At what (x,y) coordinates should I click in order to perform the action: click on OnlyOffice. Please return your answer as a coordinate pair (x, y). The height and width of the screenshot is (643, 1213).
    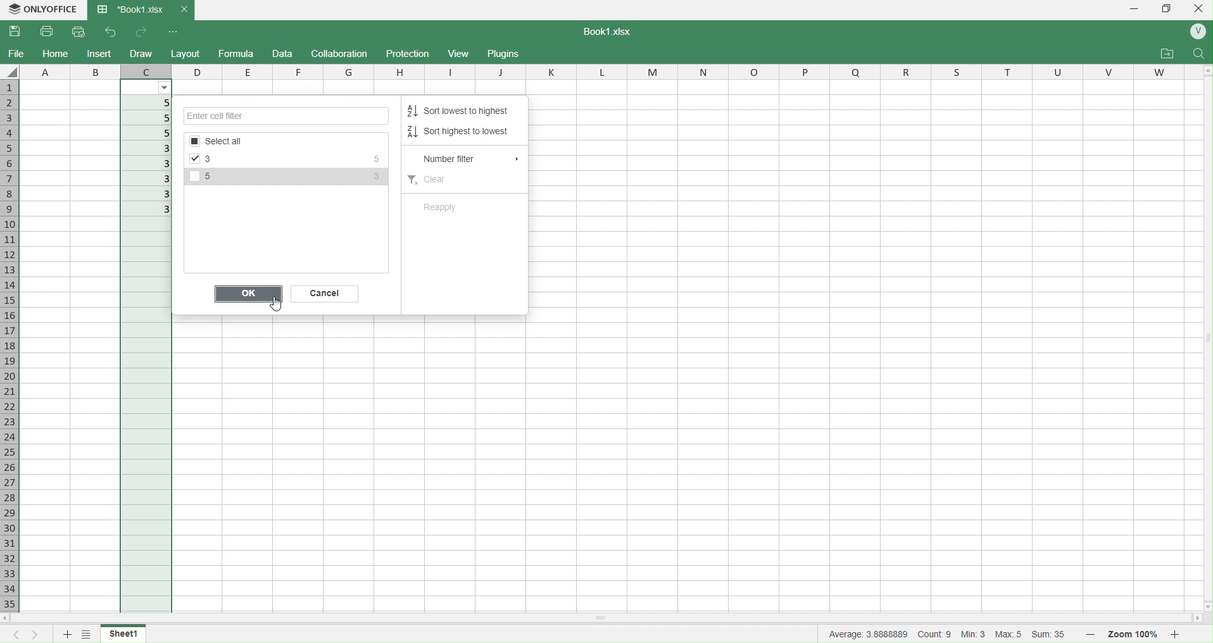
    Looking at the image, I should click on (45, 9).